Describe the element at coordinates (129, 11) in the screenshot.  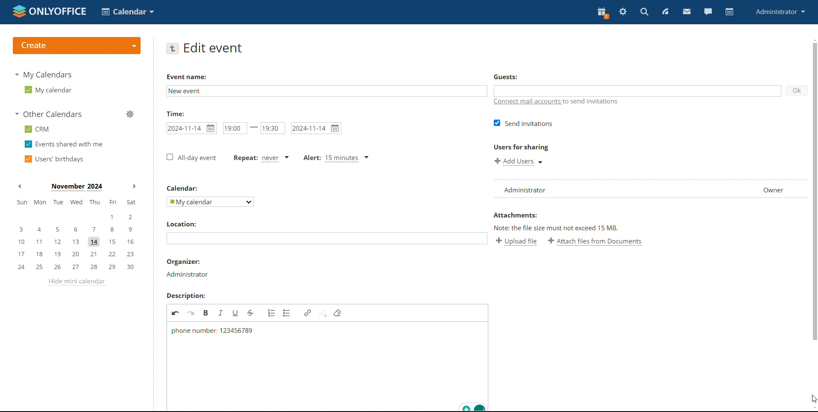
I see `select application` at that location.